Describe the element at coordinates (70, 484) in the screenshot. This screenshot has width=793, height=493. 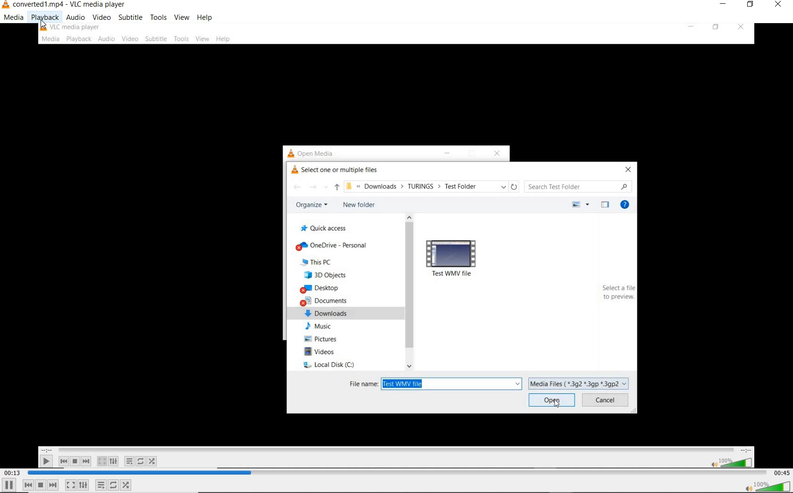
I see `toggle the video in full screen` at that location.